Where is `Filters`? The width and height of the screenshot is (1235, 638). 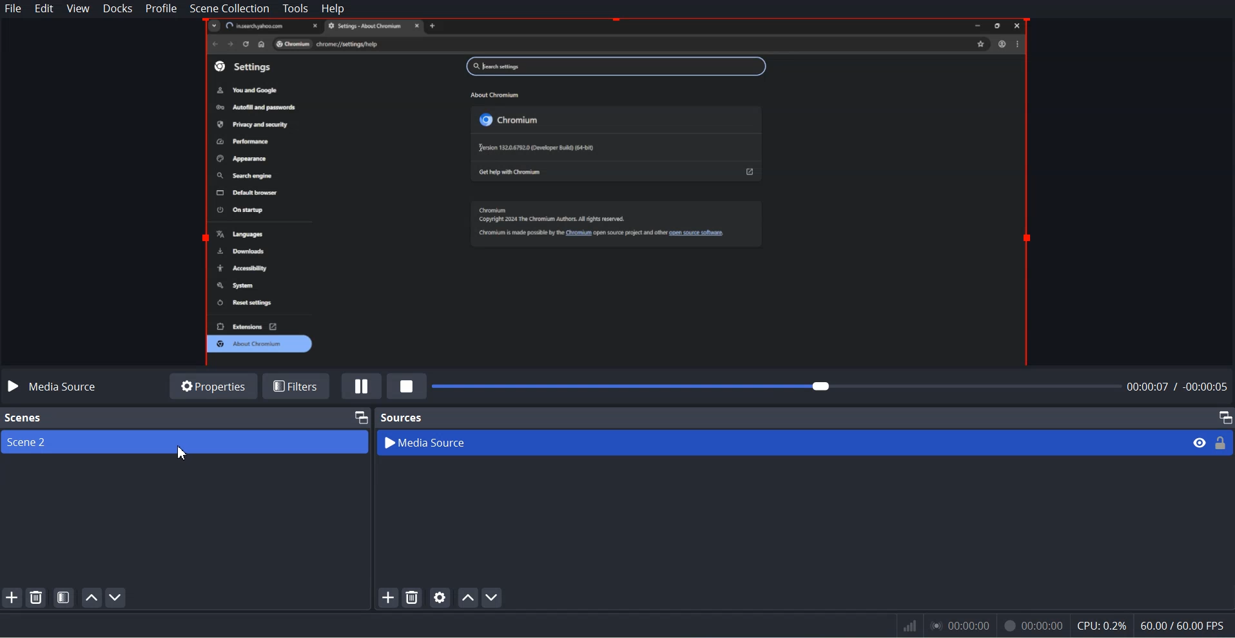
Filters is located at coordinates (298, 385).